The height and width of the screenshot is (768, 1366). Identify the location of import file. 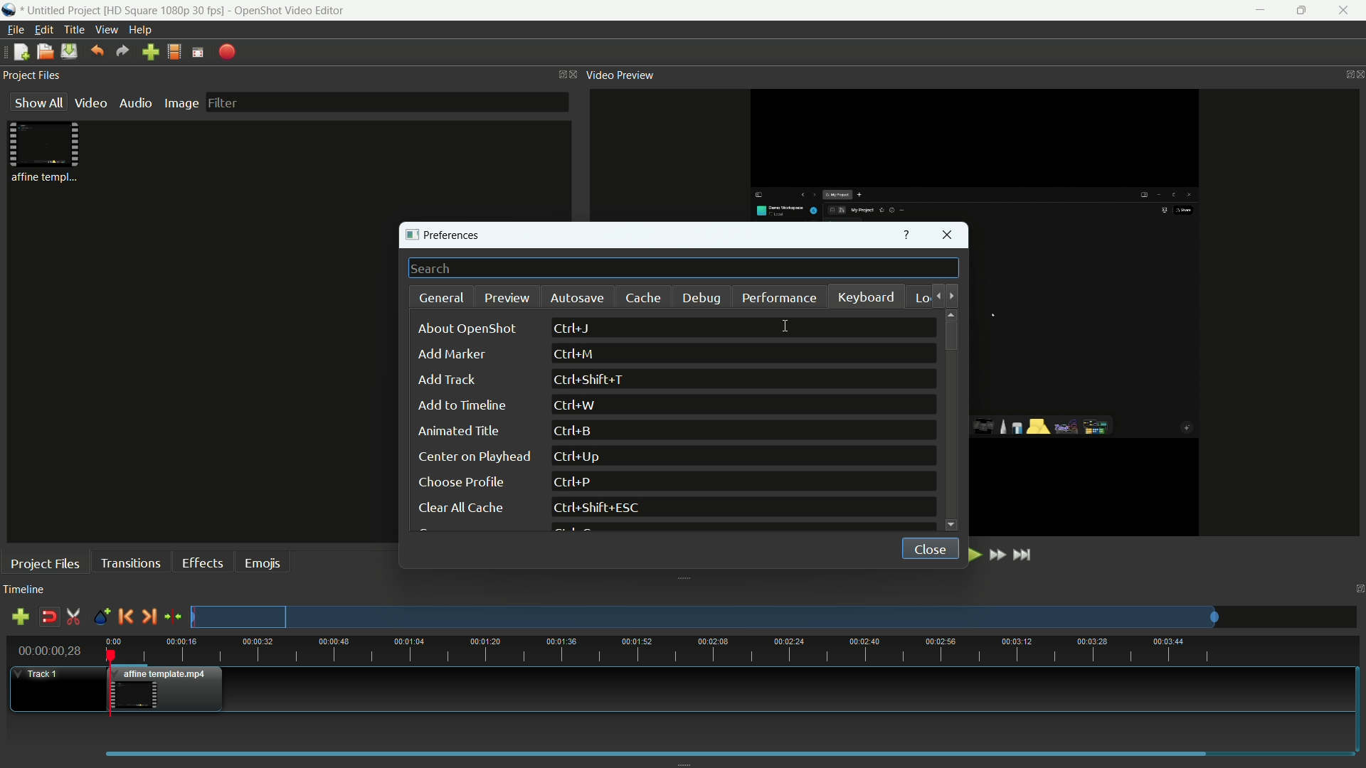
(151, 53).